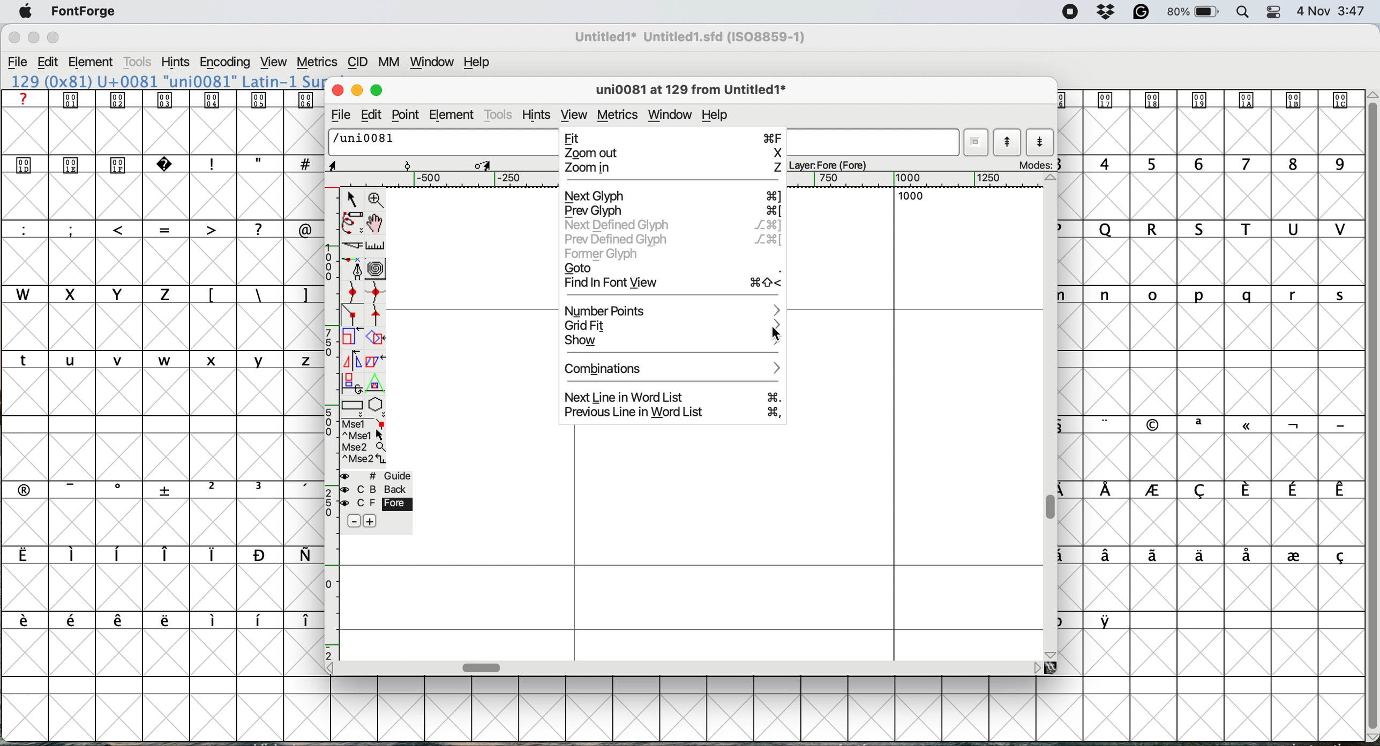 The width and height of the screenshot is (1380, 746). Describe the element at coordinates (672, 169) in the screenshot. I see `zoom in` at that location.